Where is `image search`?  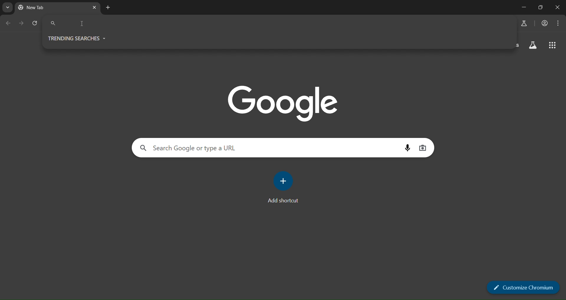
image search is located at coordinates (408, 149).